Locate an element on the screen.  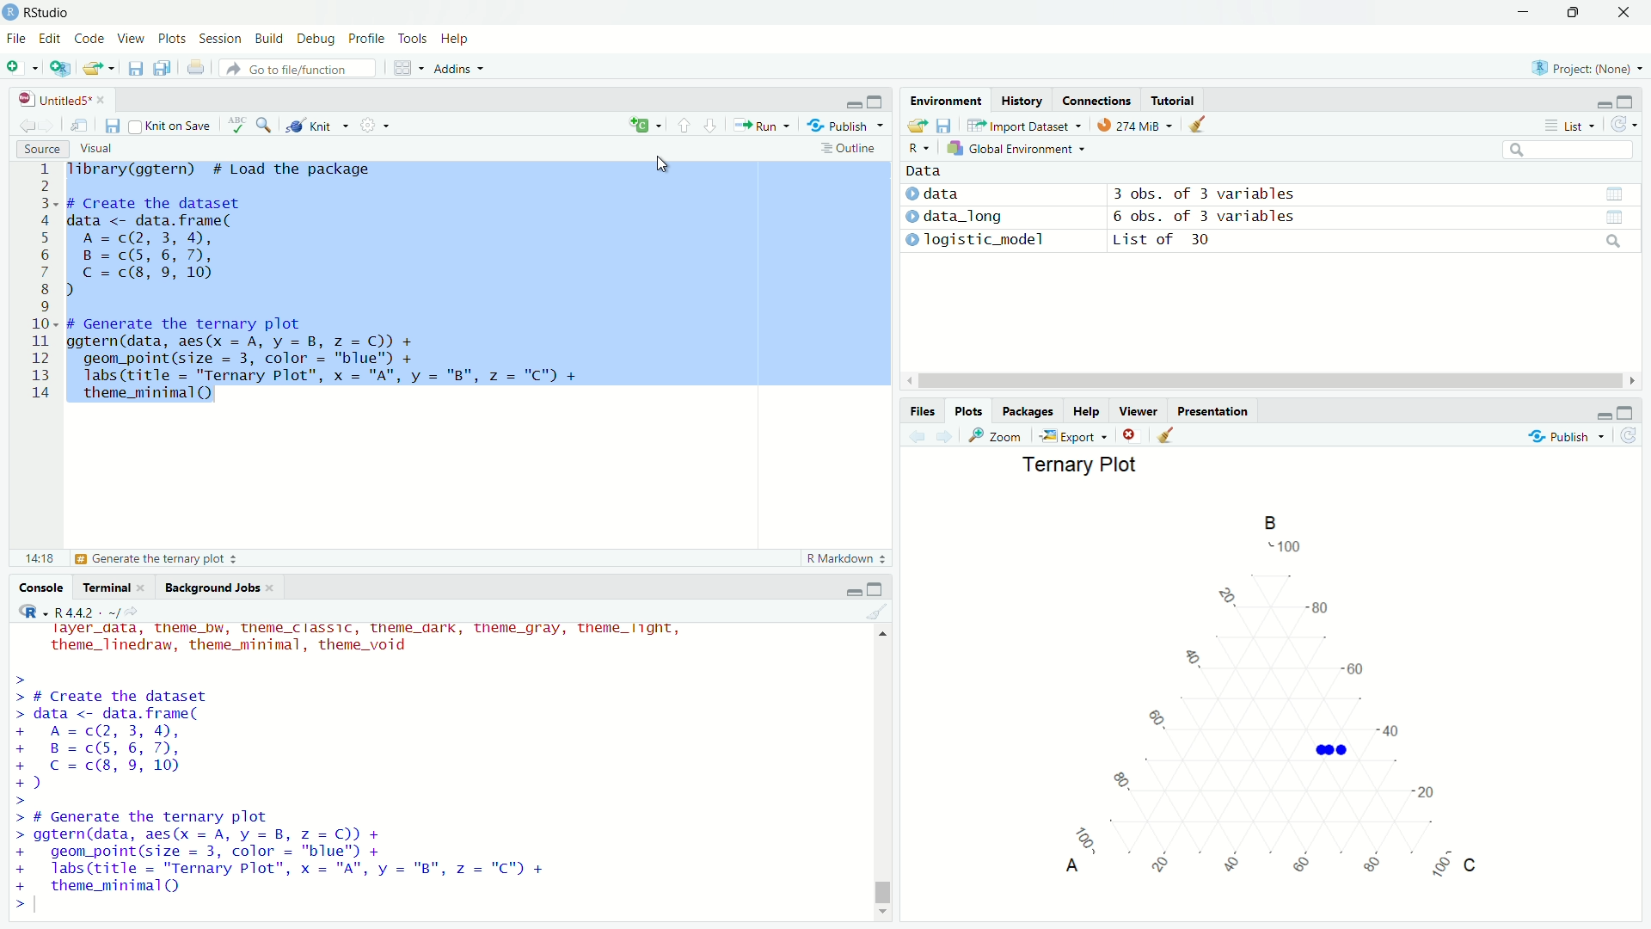
save is located at coordinates (112, 126).